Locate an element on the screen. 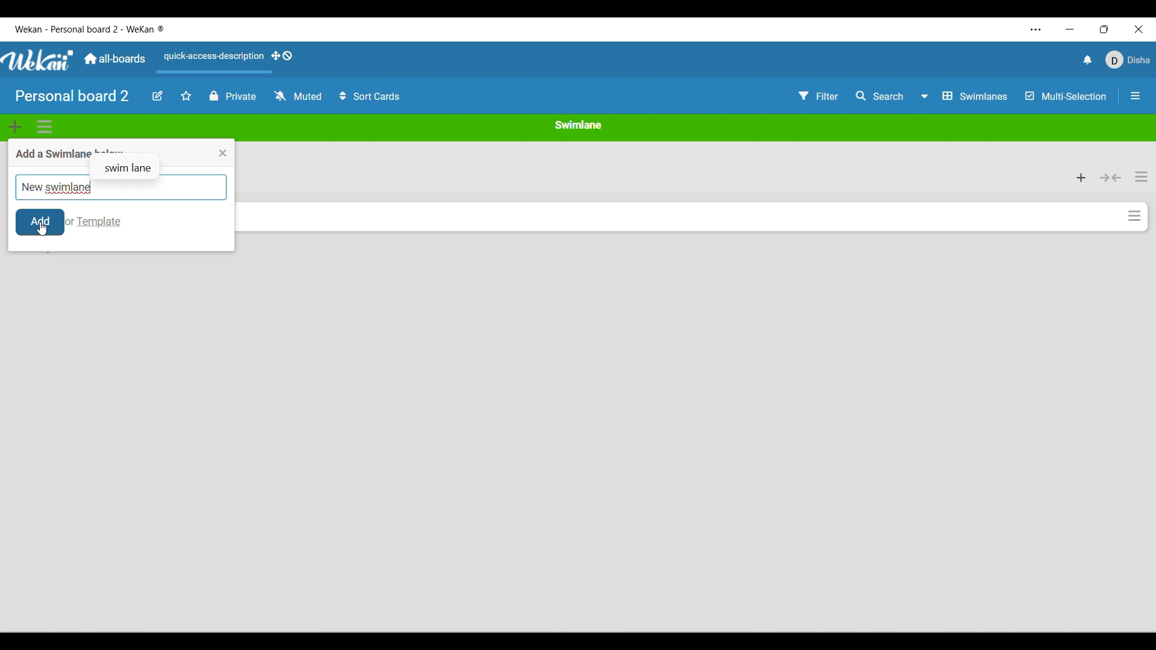  Card options is located at coordinates (1135, 216).